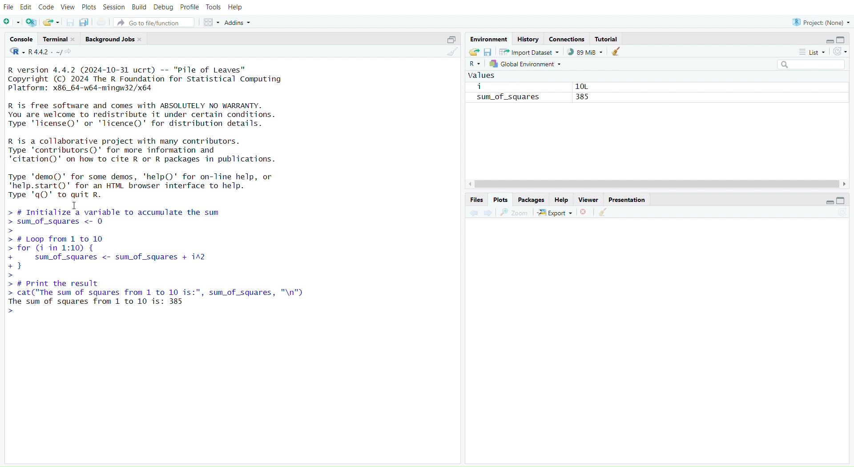 The width and height of the screenshot is (854, 467). I want to click on backward, so click(471, 213).